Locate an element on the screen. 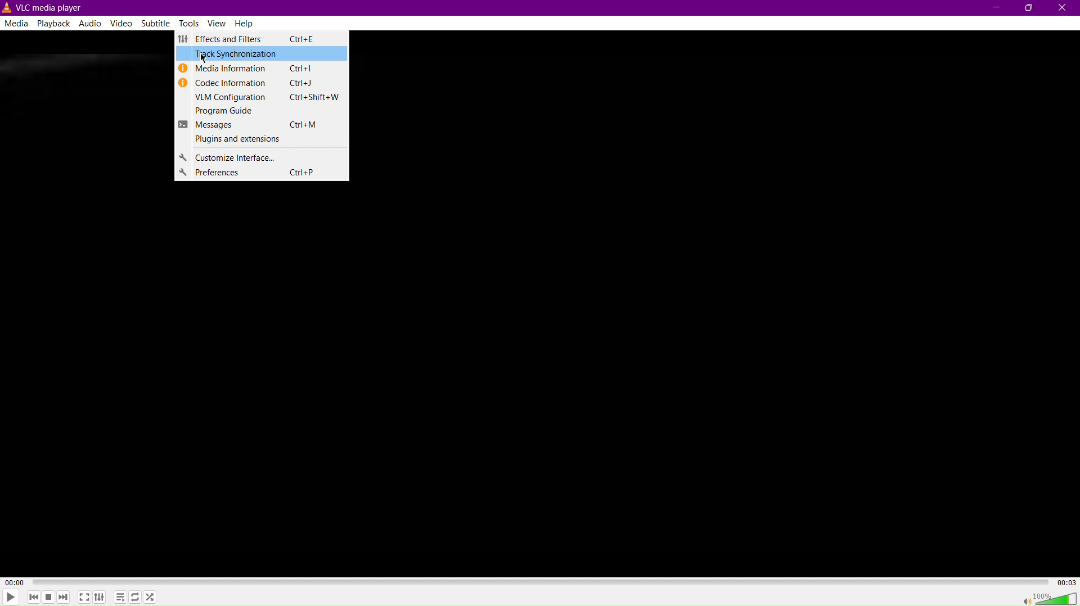 The width and height of the screenshot is (1080, 606). Preferences is located at coordinates (263, 175).